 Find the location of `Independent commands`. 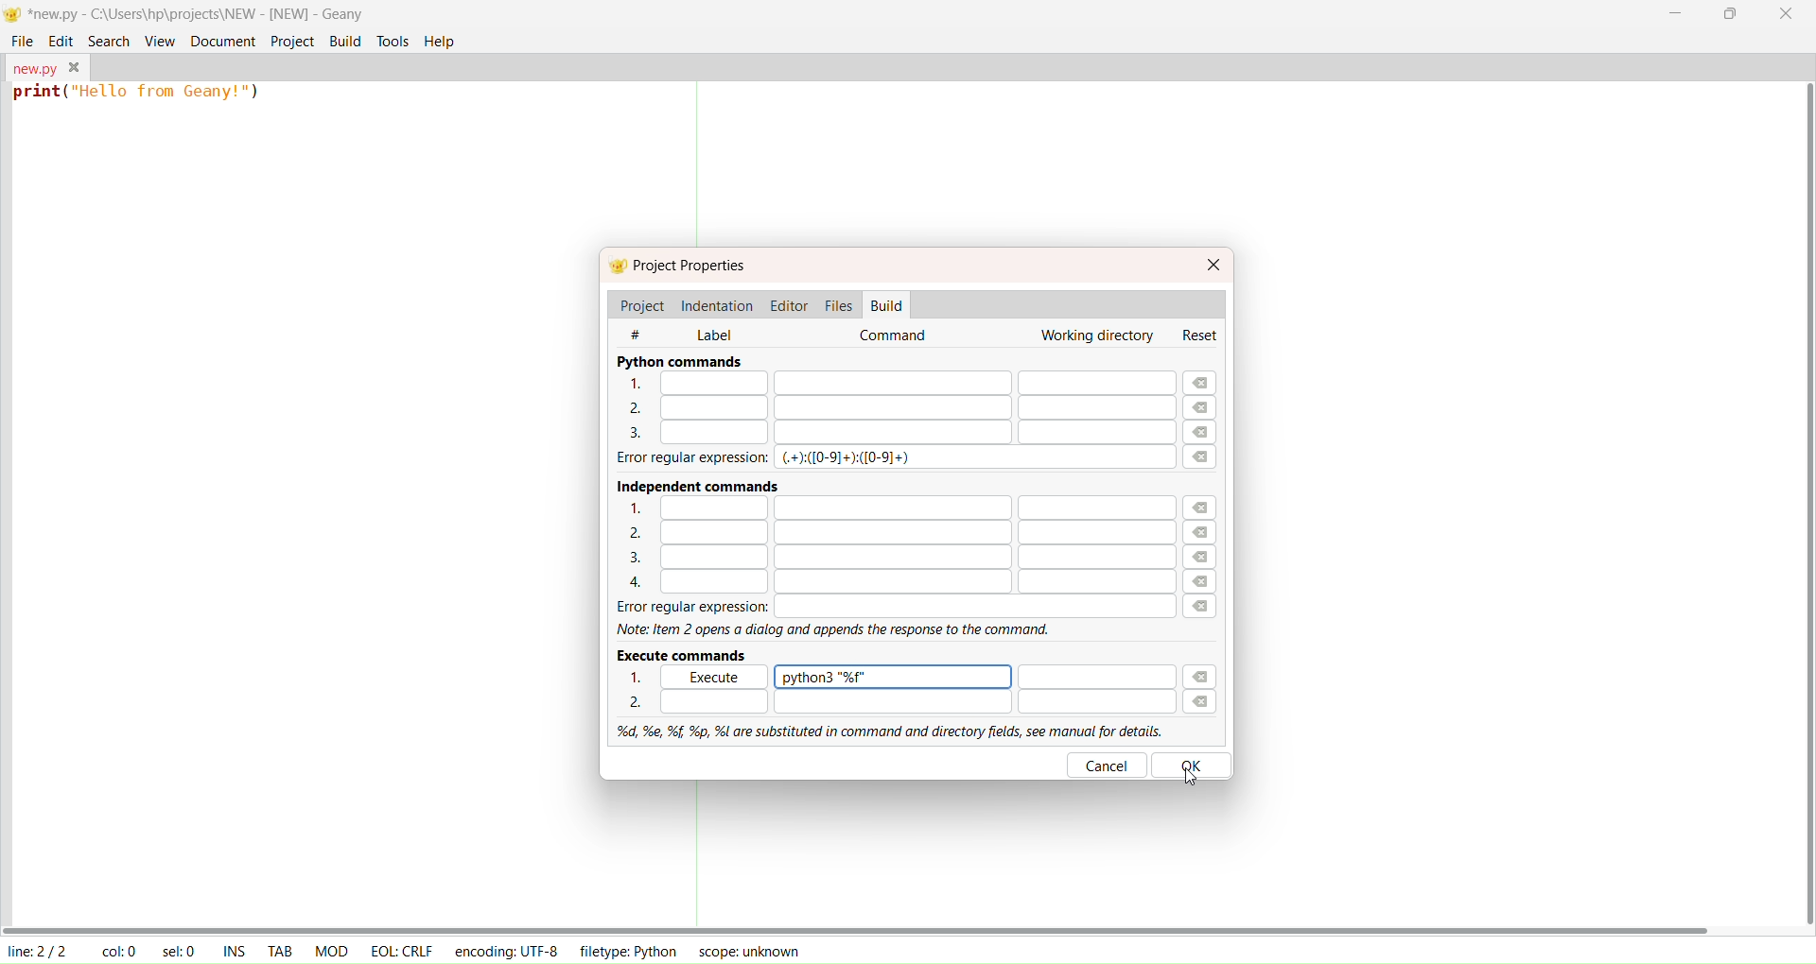

Independent commands is located at coordinates (690, 483).